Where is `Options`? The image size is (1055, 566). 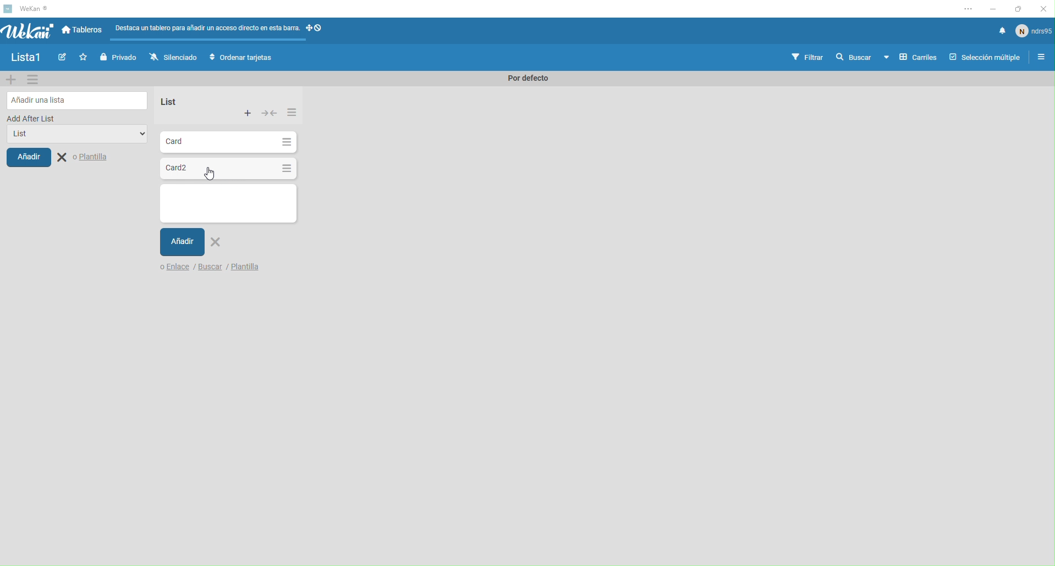 Options is located at coordinates (285, 169).